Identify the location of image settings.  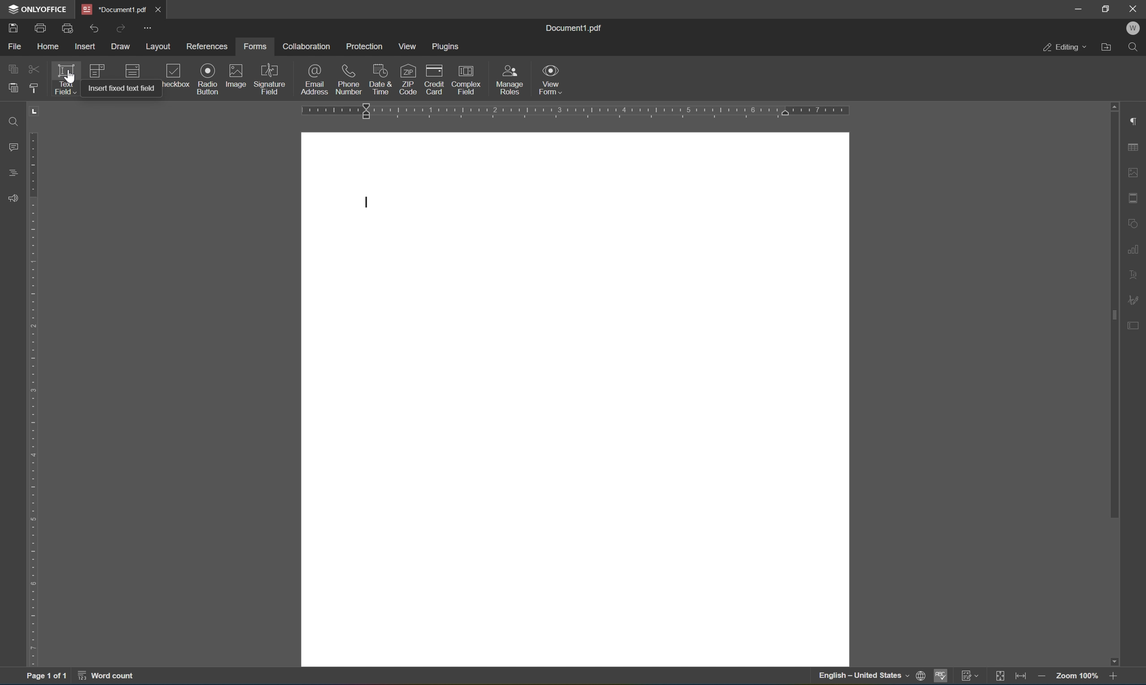
(1134, 173).